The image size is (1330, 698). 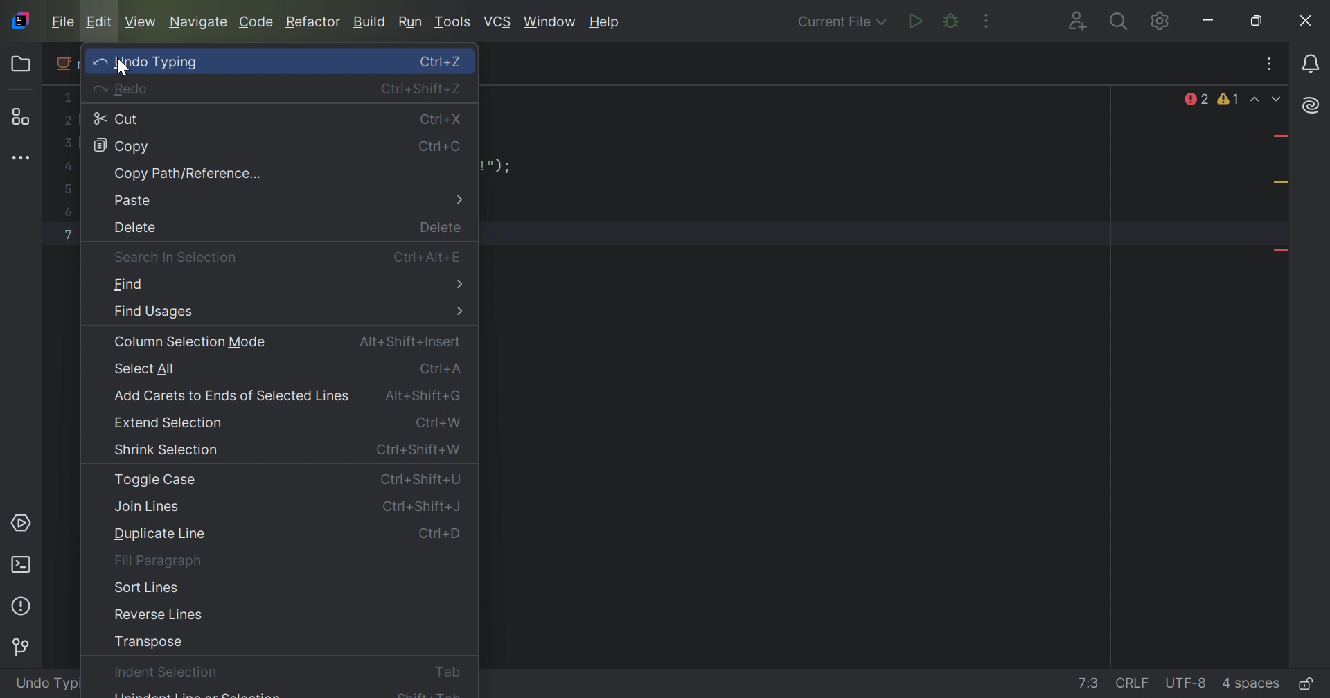 What do you see at coordinates (45, 683) in the screenshot?
I see `Undo type` at bounding box center [45, 683].